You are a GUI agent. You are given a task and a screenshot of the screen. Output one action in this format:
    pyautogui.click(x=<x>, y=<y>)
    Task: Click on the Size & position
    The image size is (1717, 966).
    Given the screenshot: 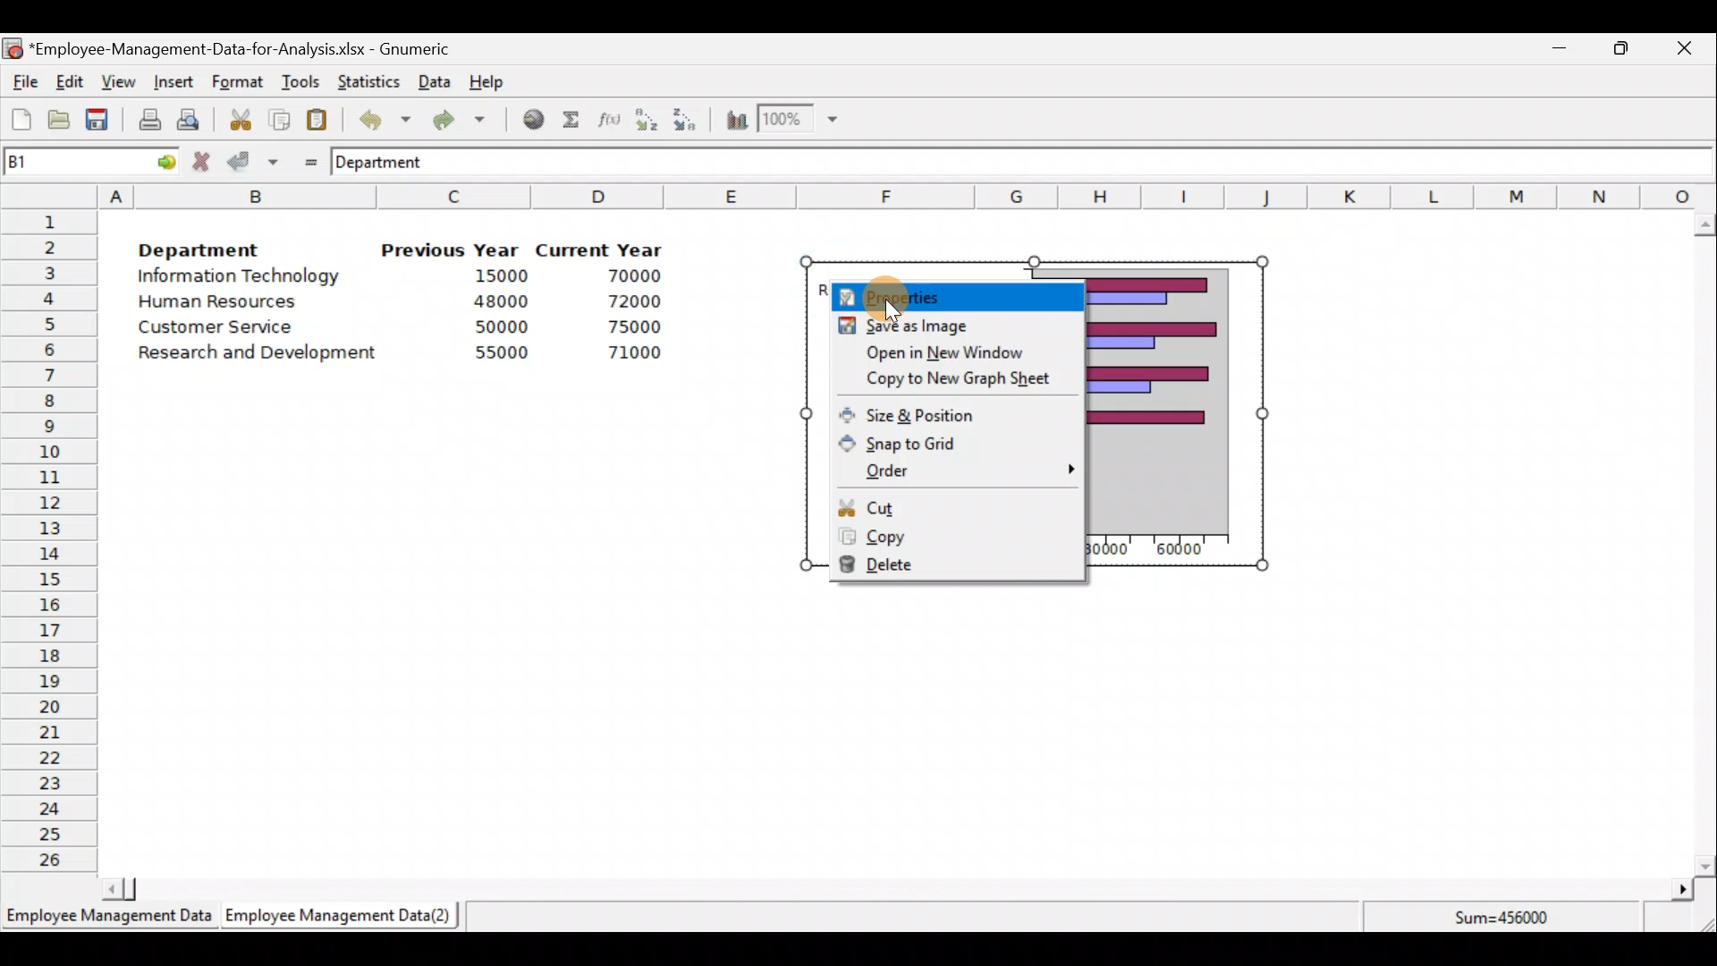 What is the action you would take?
    pyautogui.click(x=949, y=411)
    